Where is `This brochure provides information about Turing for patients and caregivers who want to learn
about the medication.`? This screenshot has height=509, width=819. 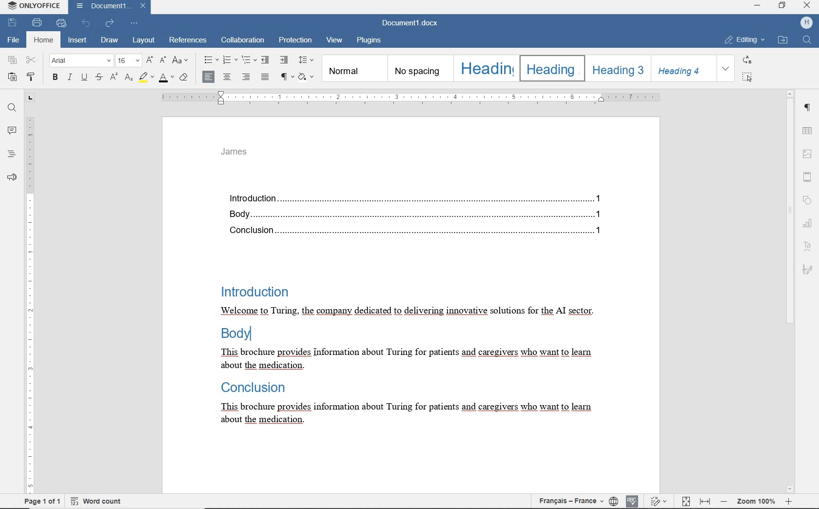
This brochure provides information about Turing for patients and caregivers who want to learn
about the medication. is located at coordinates (404, 361).